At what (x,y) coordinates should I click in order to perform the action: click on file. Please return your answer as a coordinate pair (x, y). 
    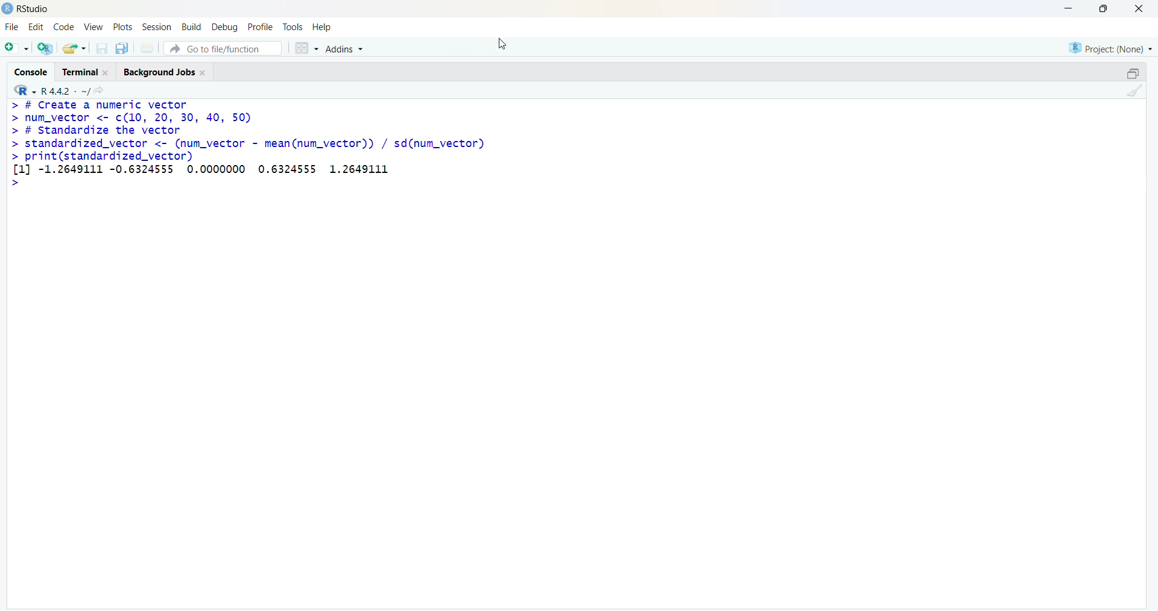
    Looking at the image, I should click on (12, 27).